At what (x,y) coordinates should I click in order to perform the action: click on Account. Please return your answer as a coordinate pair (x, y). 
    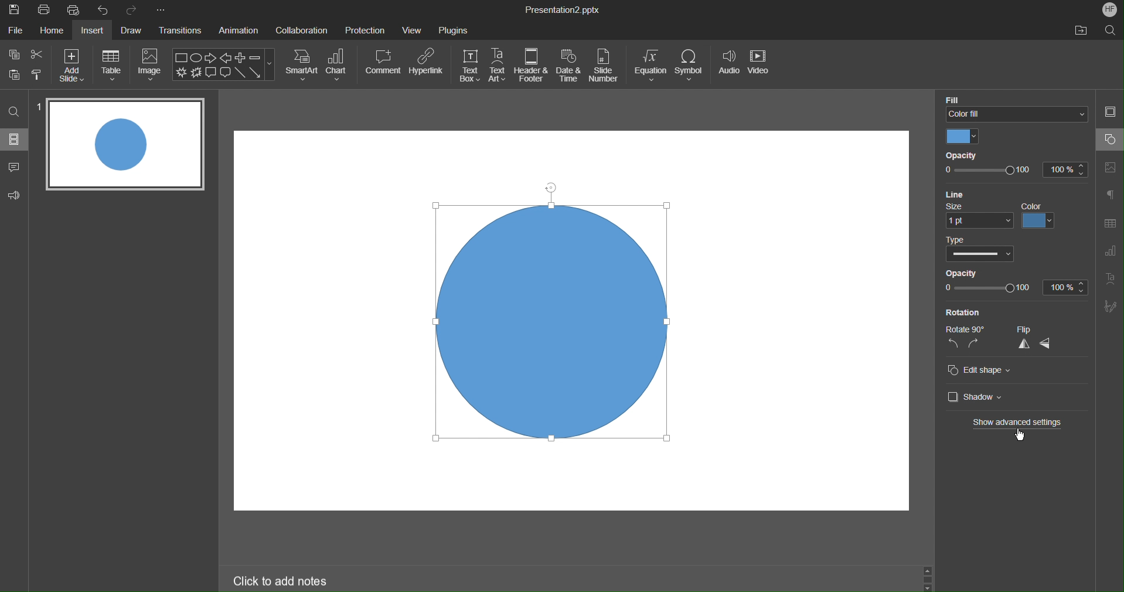
    Looking at the image, I should click on (1108, 9).